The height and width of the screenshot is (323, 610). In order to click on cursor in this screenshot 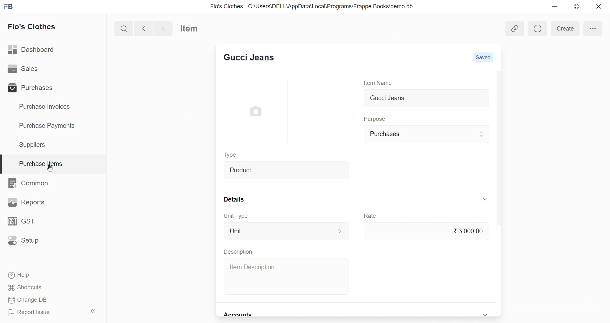, I will do `click(52, 168)`.